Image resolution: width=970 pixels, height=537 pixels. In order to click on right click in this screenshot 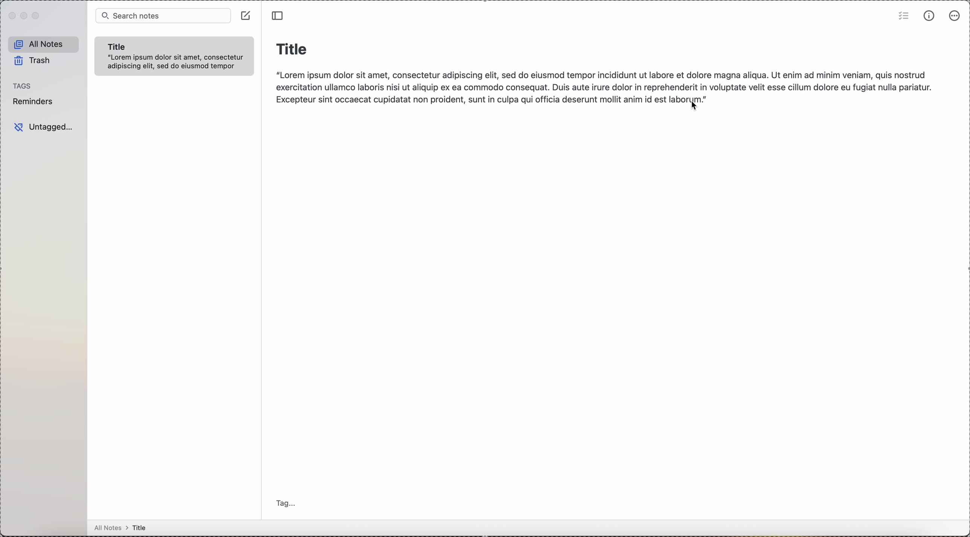, I will do `click(695, 108)`.